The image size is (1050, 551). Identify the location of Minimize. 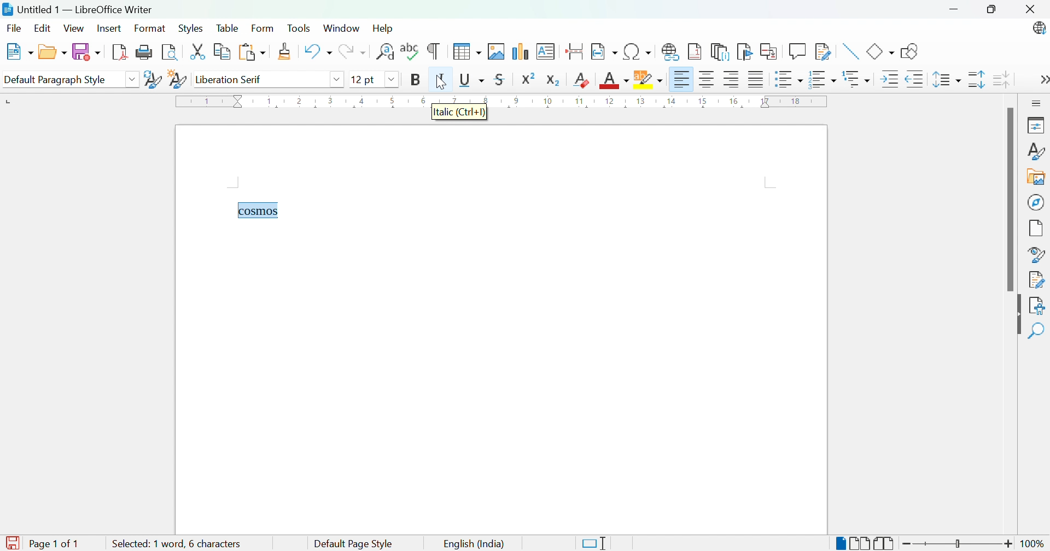
(956, 11).